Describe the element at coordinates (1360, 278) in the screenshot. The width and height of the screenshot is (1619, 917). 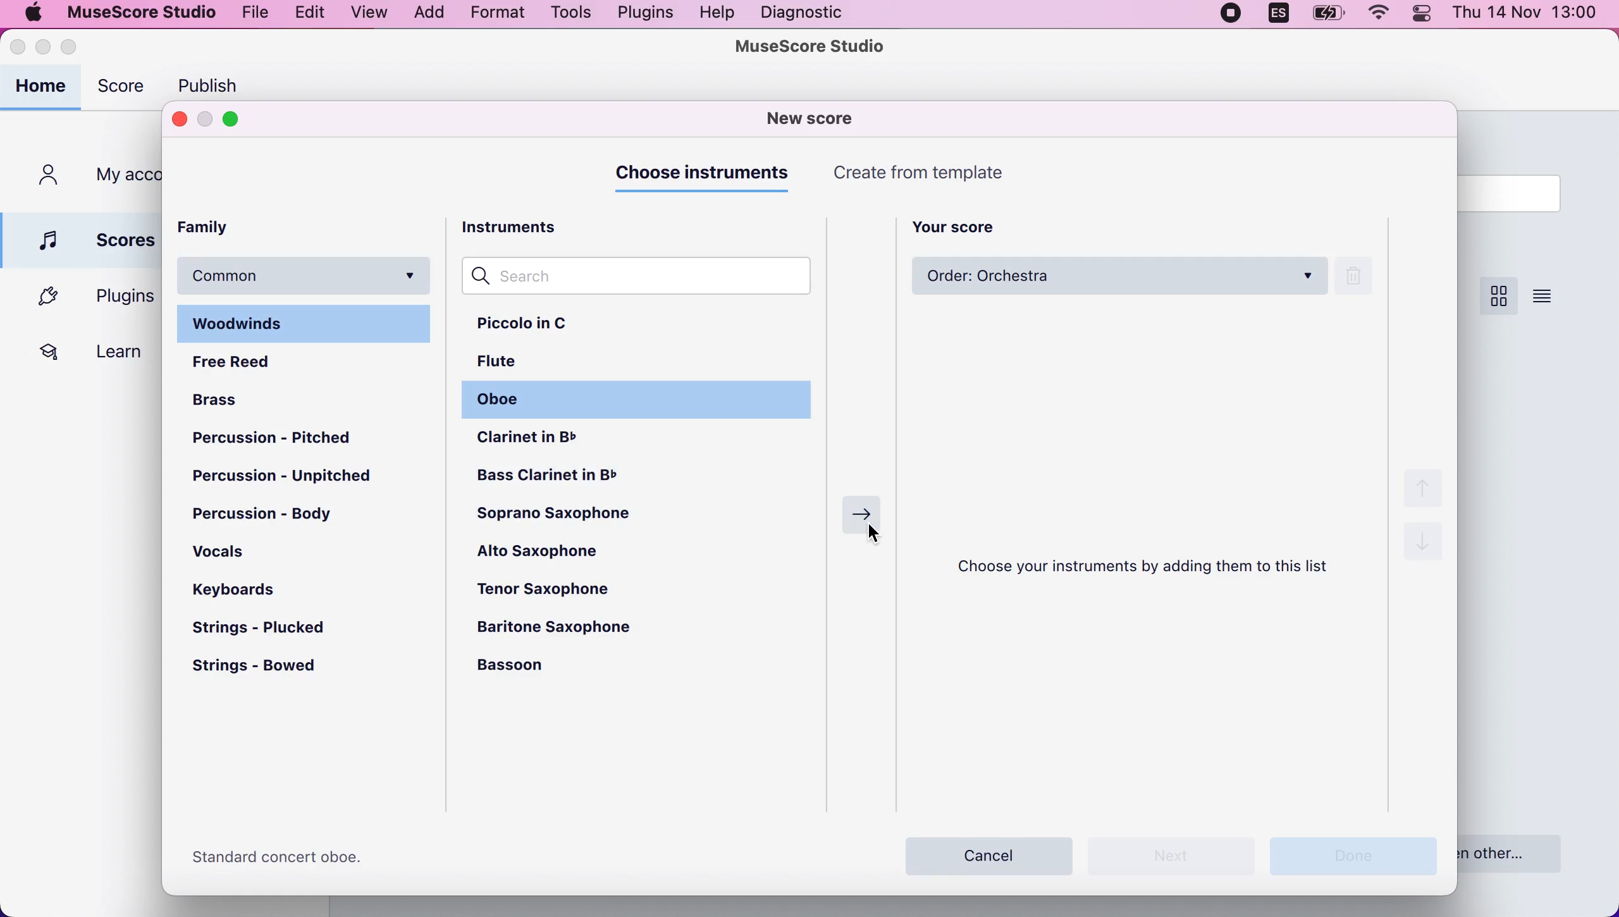
I see `remove` at that location.